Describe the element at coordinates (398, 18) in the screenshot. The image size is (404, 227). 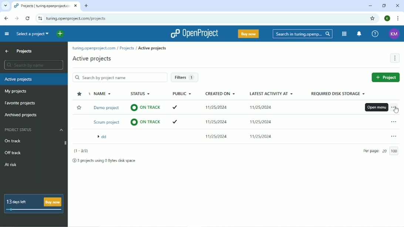
I see `Customize and control google chrome` at that location.